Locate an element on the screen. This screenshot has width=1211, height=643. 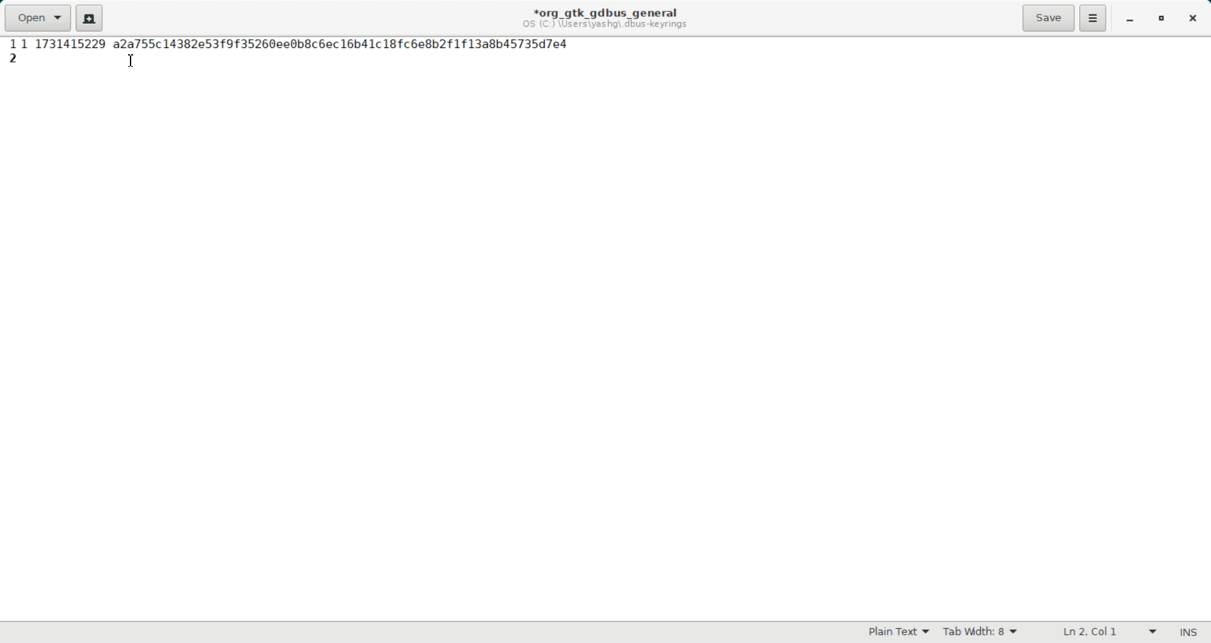
Line Number is located at coordinates (11, 45).